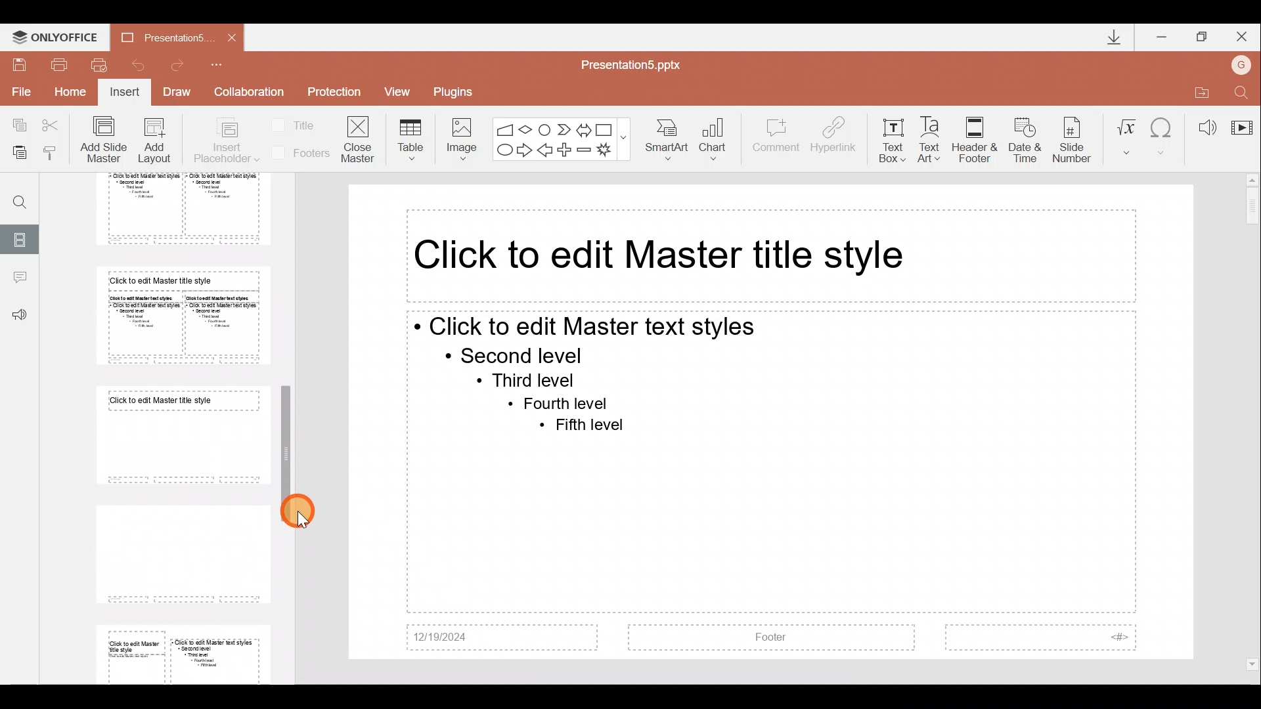 This screenshot has width=1261, height=709. I want to click on Slide 7, so click(179, 435).